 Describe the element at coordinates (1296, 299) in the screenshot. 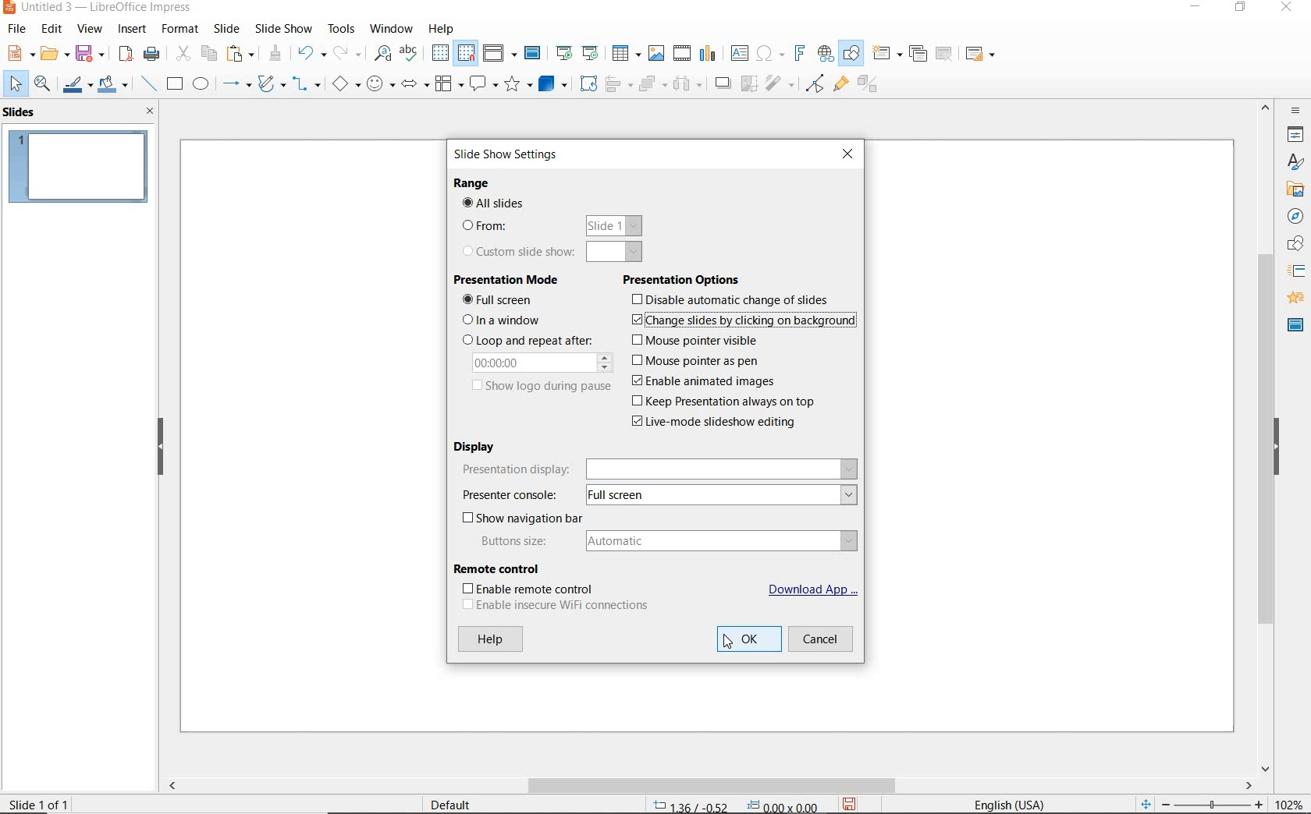

I see `ANIMATION` at that location.